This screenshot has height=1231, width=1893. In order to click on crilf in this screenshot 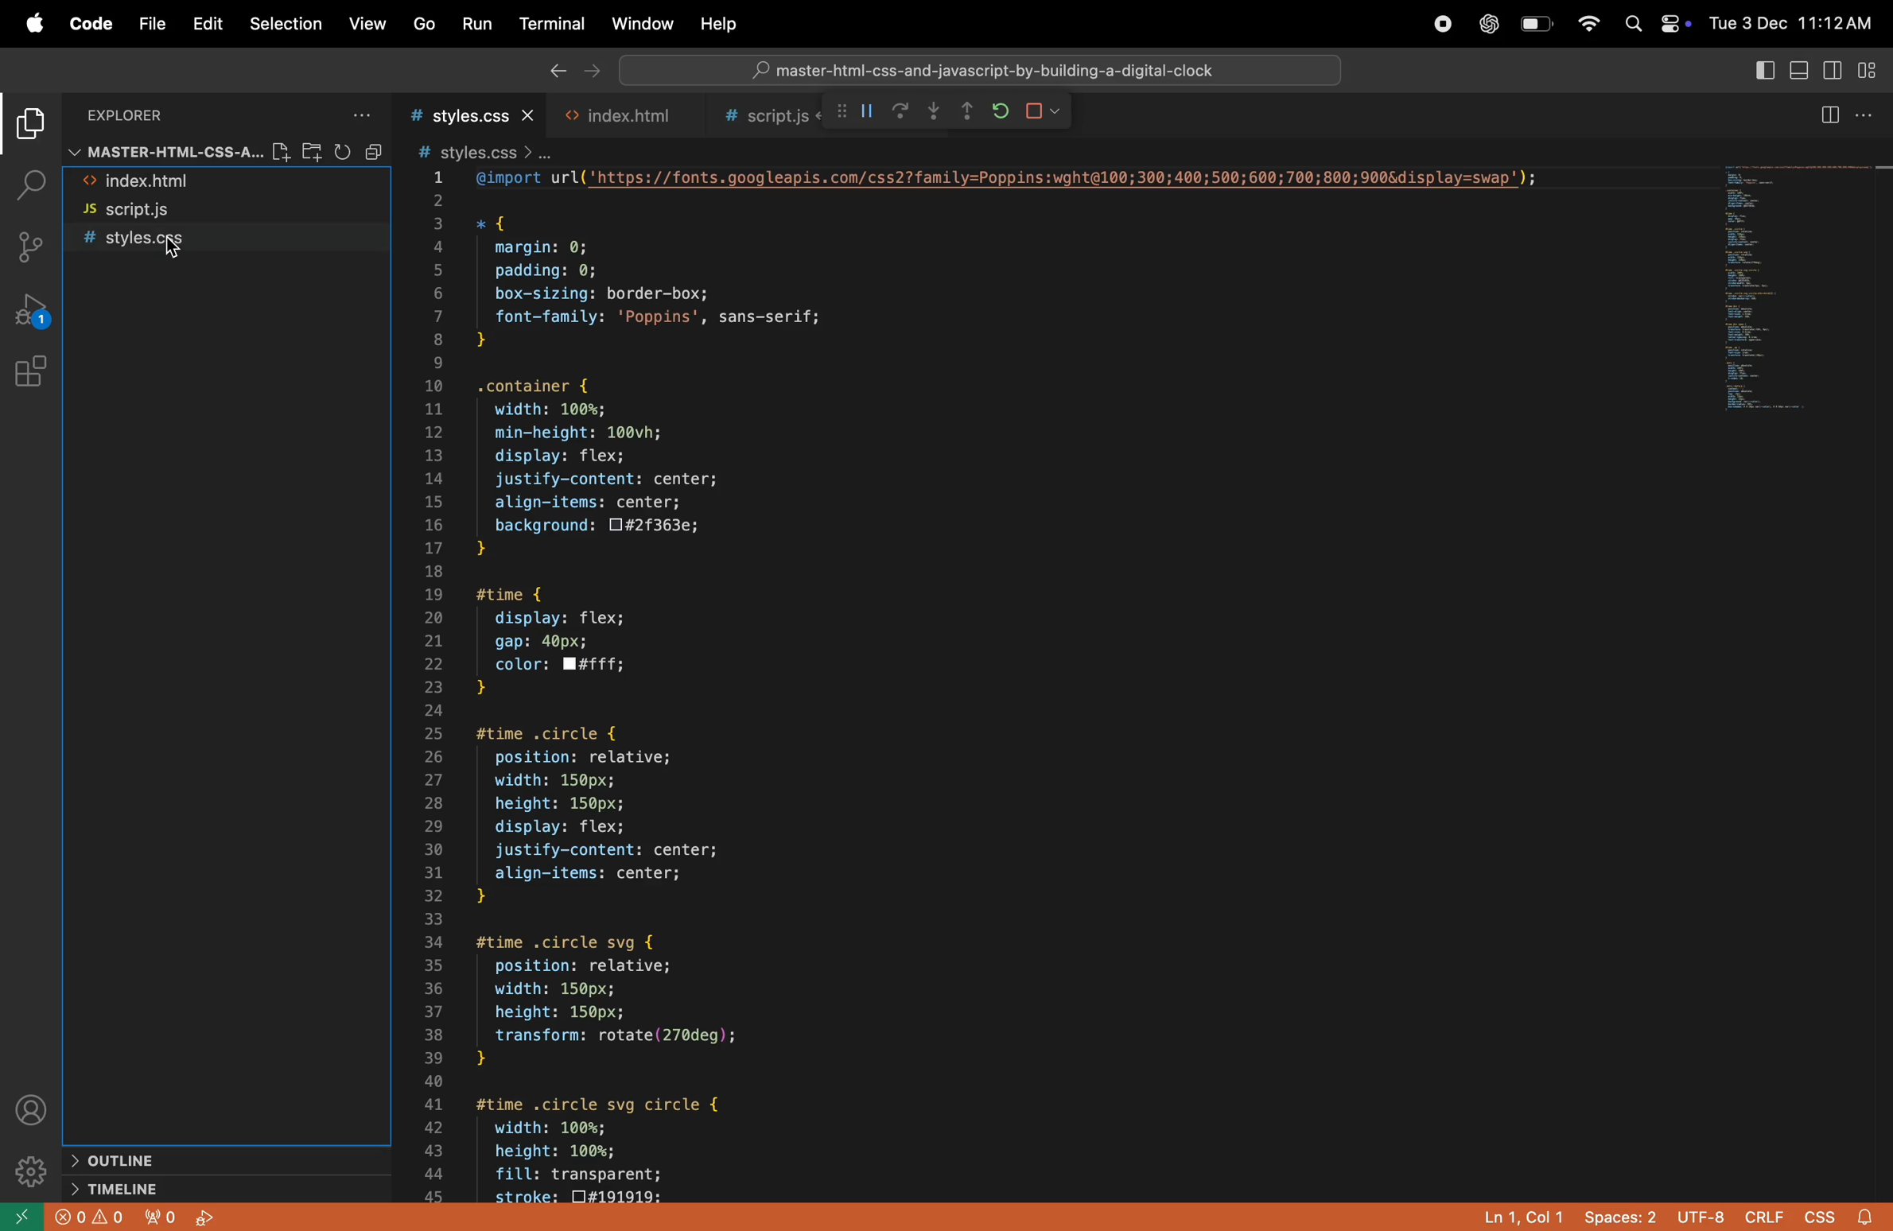, I will do `click(1763, 1217)`.